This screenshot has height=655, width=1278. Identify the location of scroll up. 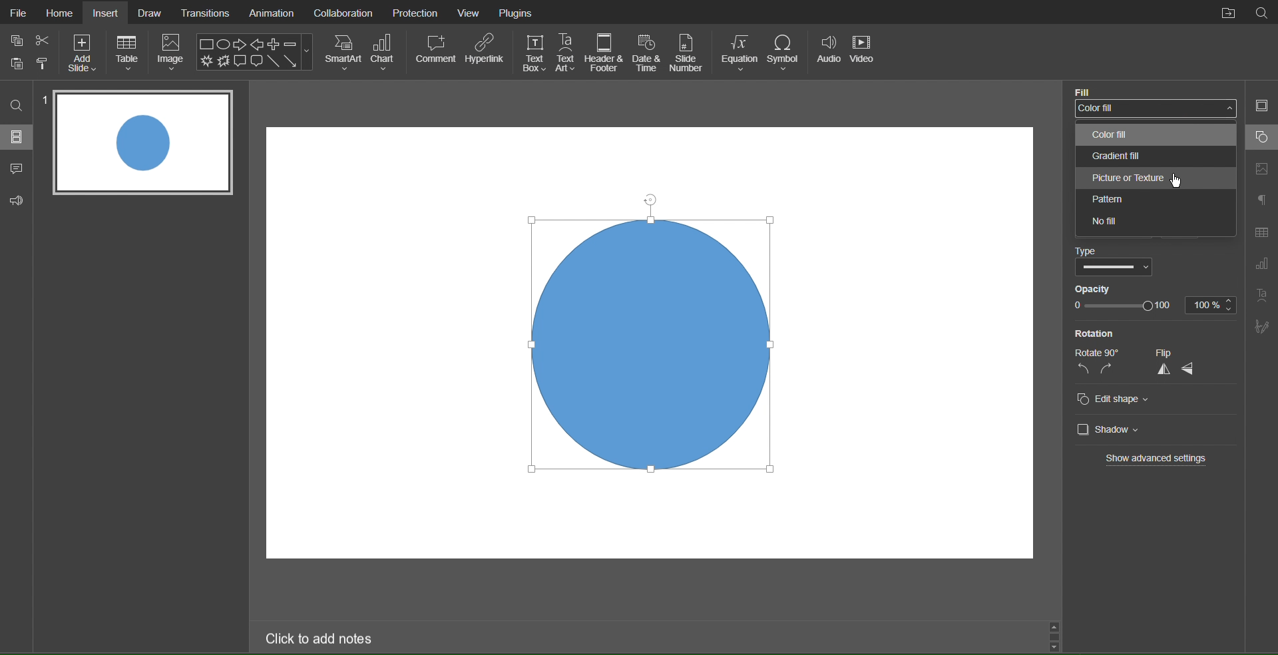
(1052, 626).